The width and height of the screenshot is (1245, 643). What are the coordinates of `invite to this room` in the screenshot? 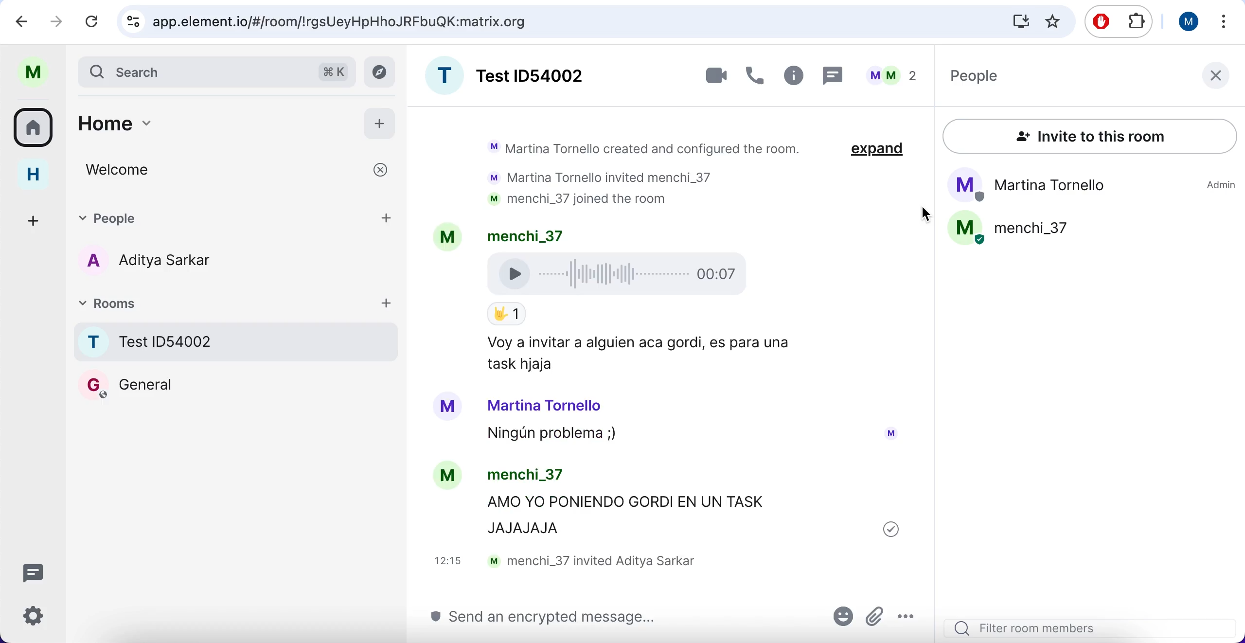 It's located at (1085, 134).